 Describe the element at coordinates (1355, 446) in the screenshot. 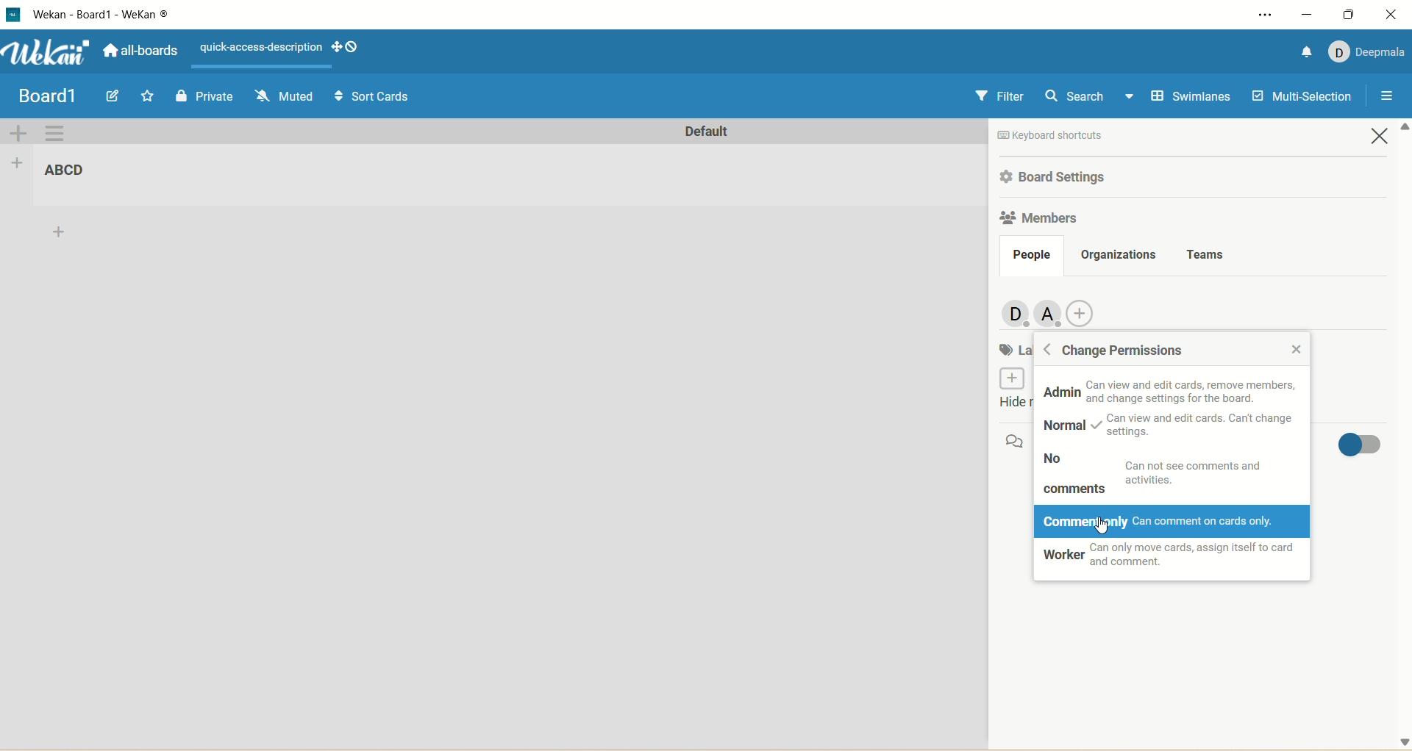

I see `toggle` at that location.